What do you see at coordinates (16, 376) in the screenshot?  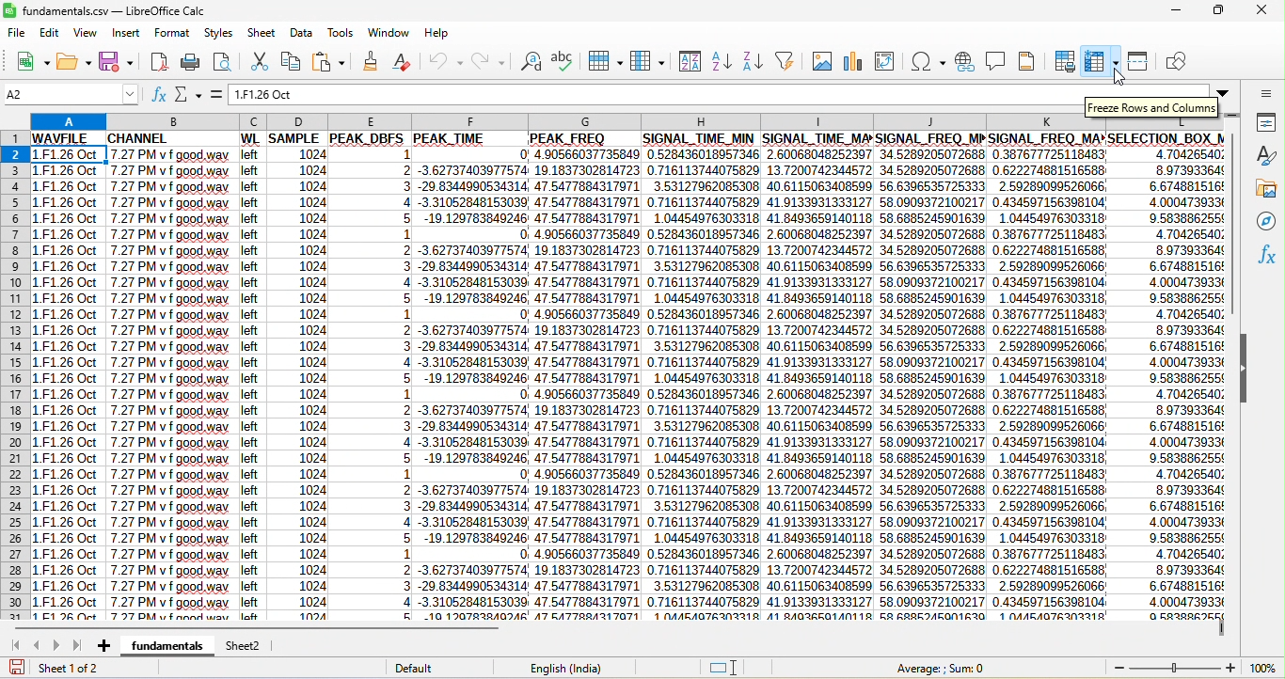 I see `rows` at bounding box center [16, 376].